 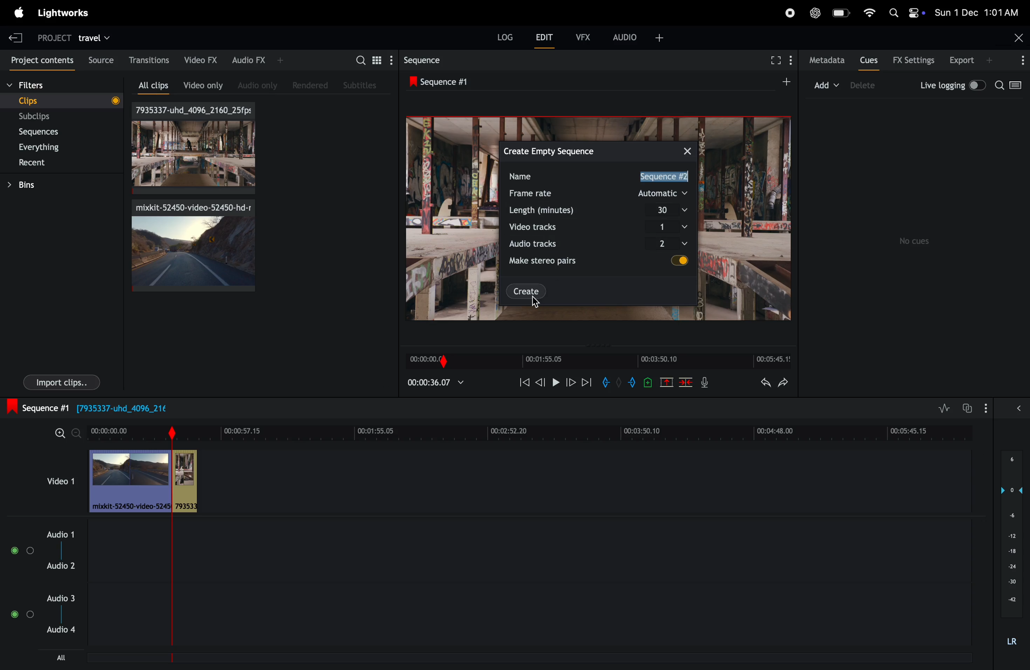 I want to click on bins, so click(x=58, y=185).